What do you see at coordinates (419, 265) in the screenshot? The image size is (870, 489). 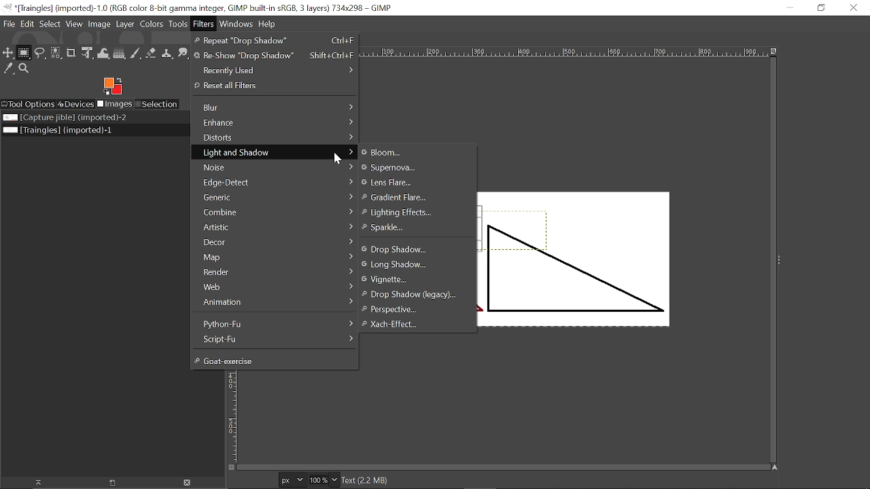 I see `Long shadow` at bounding box center [419, 265].